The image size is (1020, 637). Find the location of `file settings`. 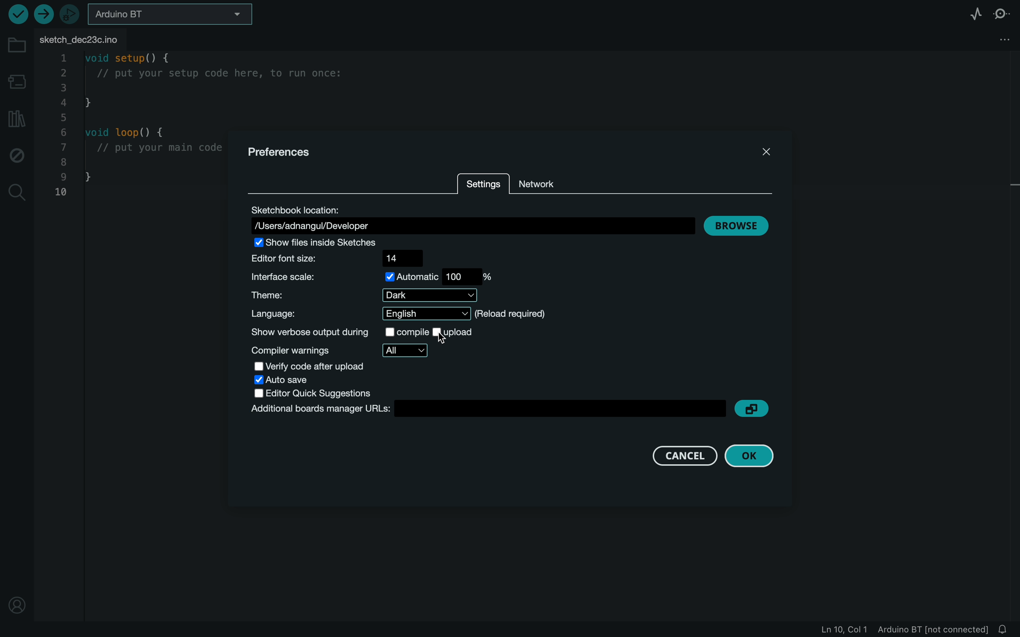

file settings is located at coordinates (999, 38).